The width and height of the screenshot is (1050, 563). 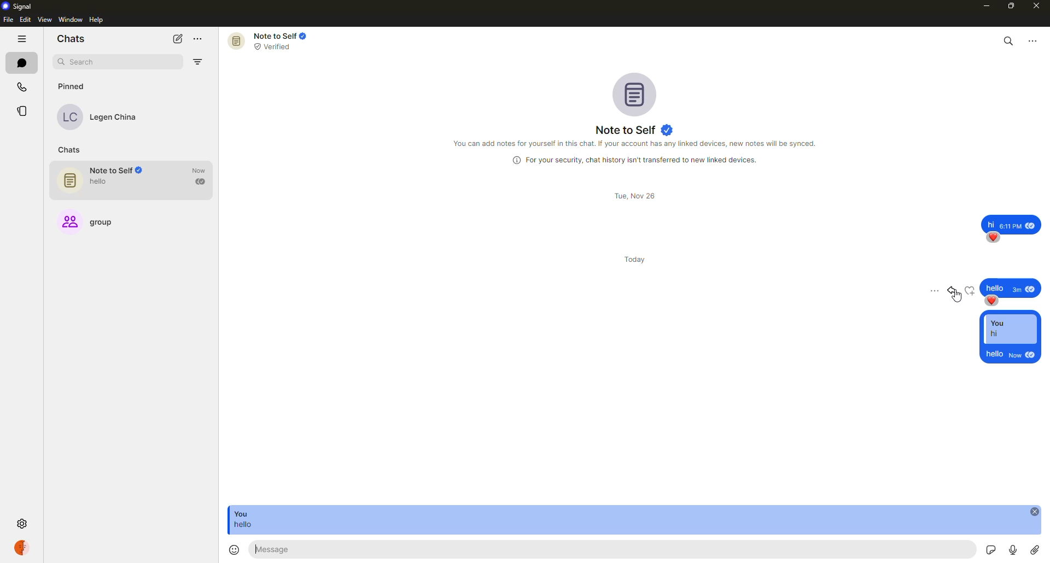 What do you see at coordinates (990, 301) in the screenshot?
I see `reaction` at bounding box center [990, 301].